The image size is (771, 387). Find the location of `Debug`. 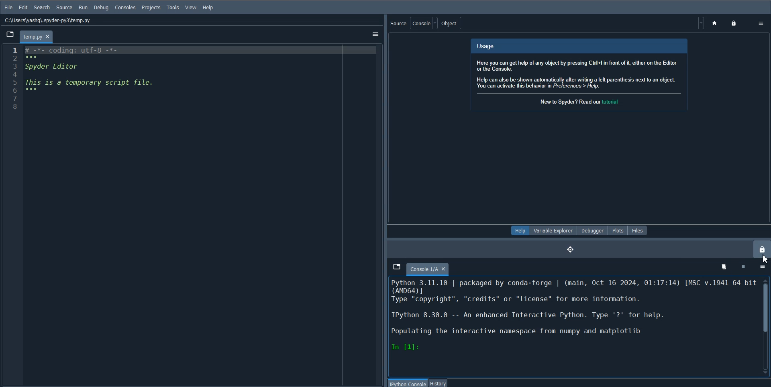

Debug is located at coordinates (101, 7).